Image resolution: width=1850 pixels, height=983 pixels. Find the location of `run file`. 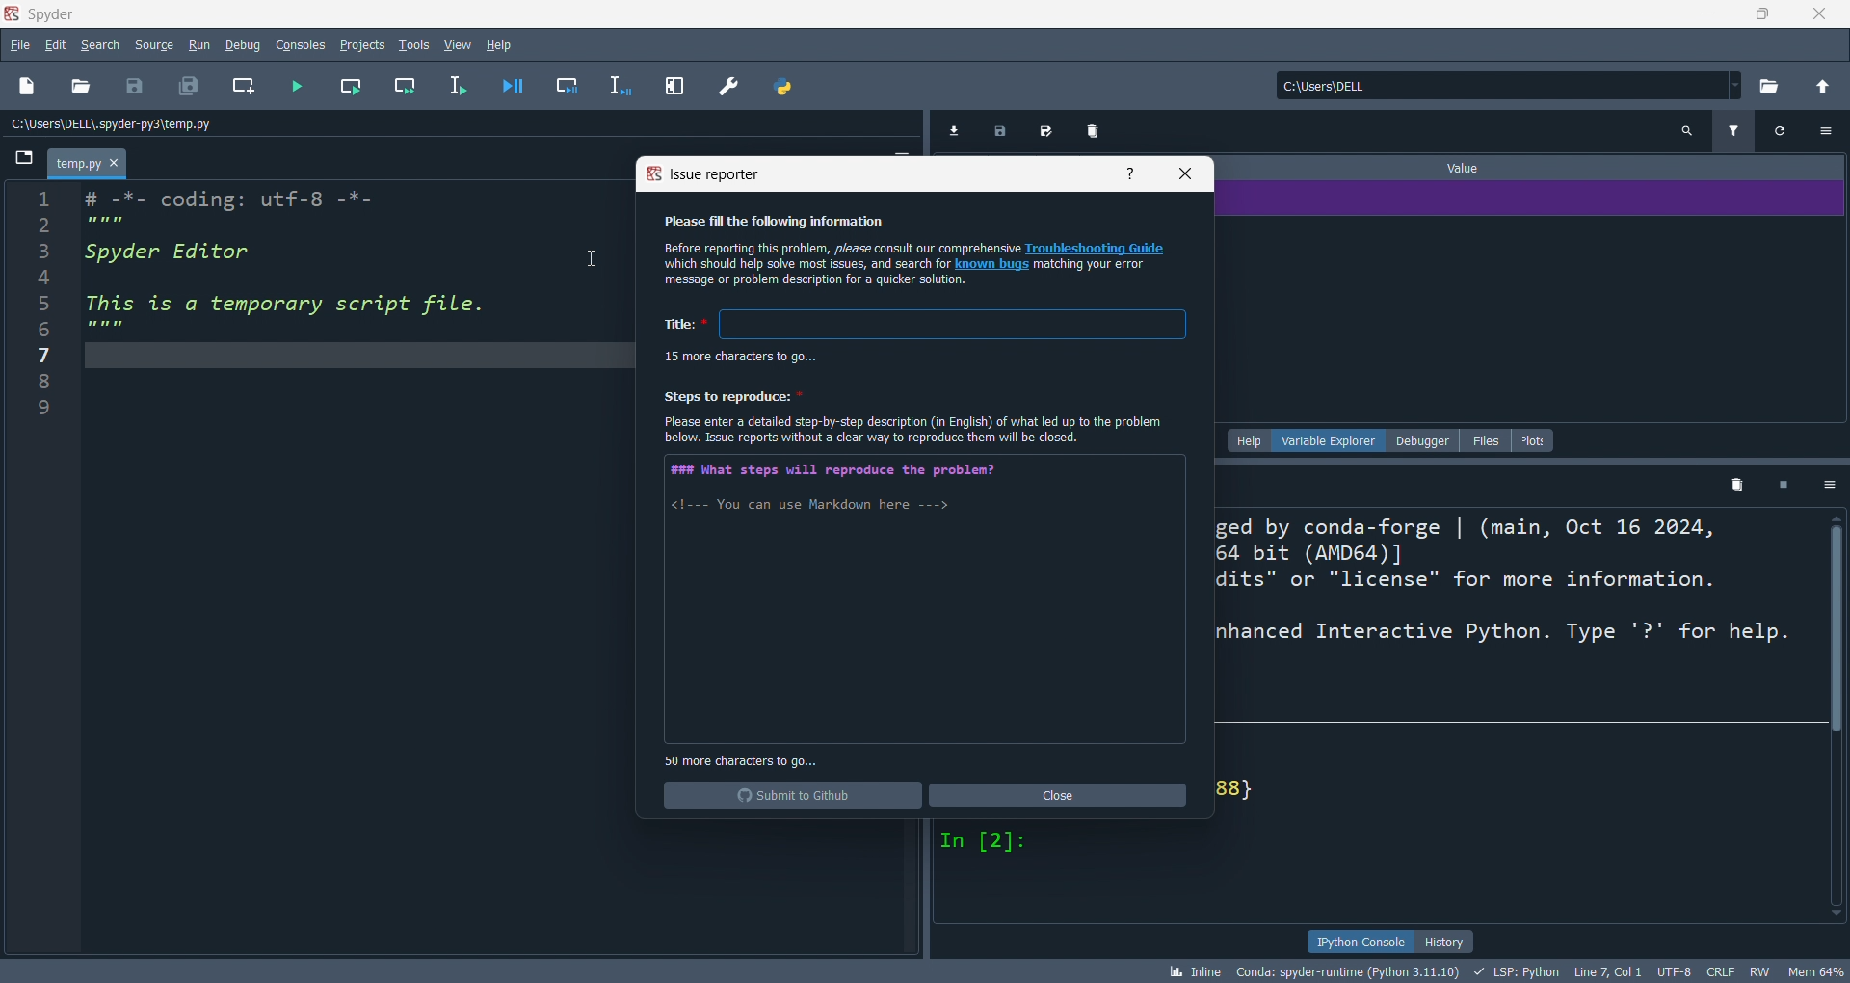

run file is located at coordinates (301, 90).